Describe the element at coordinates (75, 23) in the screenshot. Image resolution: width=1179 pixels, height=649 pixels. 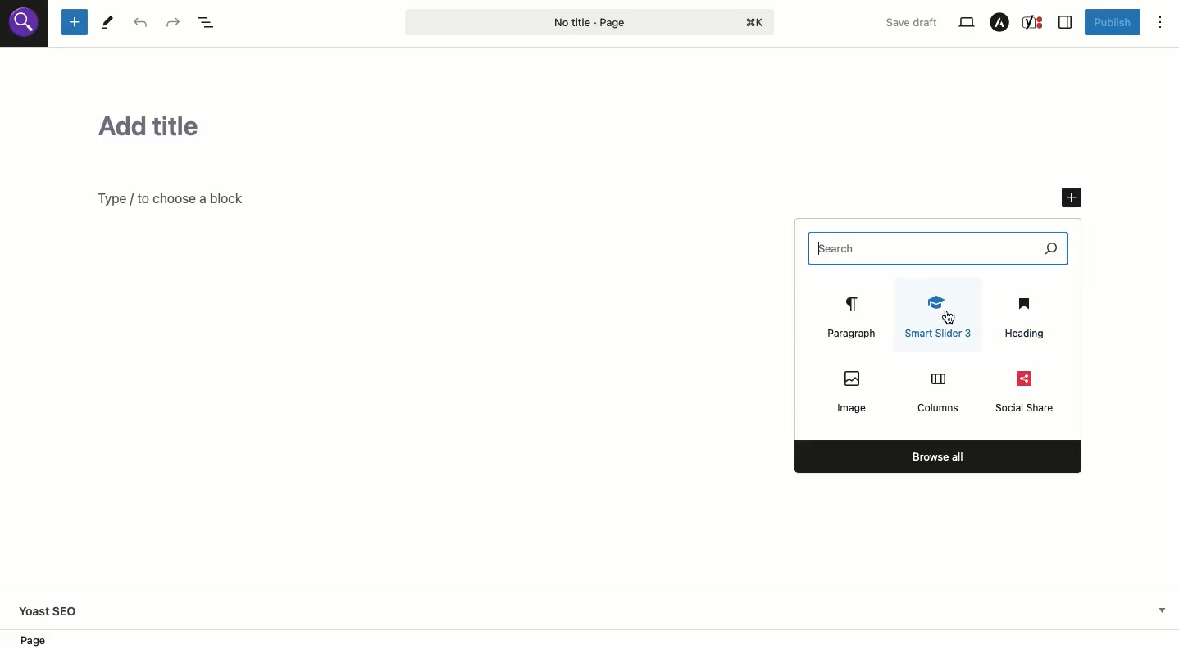
I see `Add block` at that location.